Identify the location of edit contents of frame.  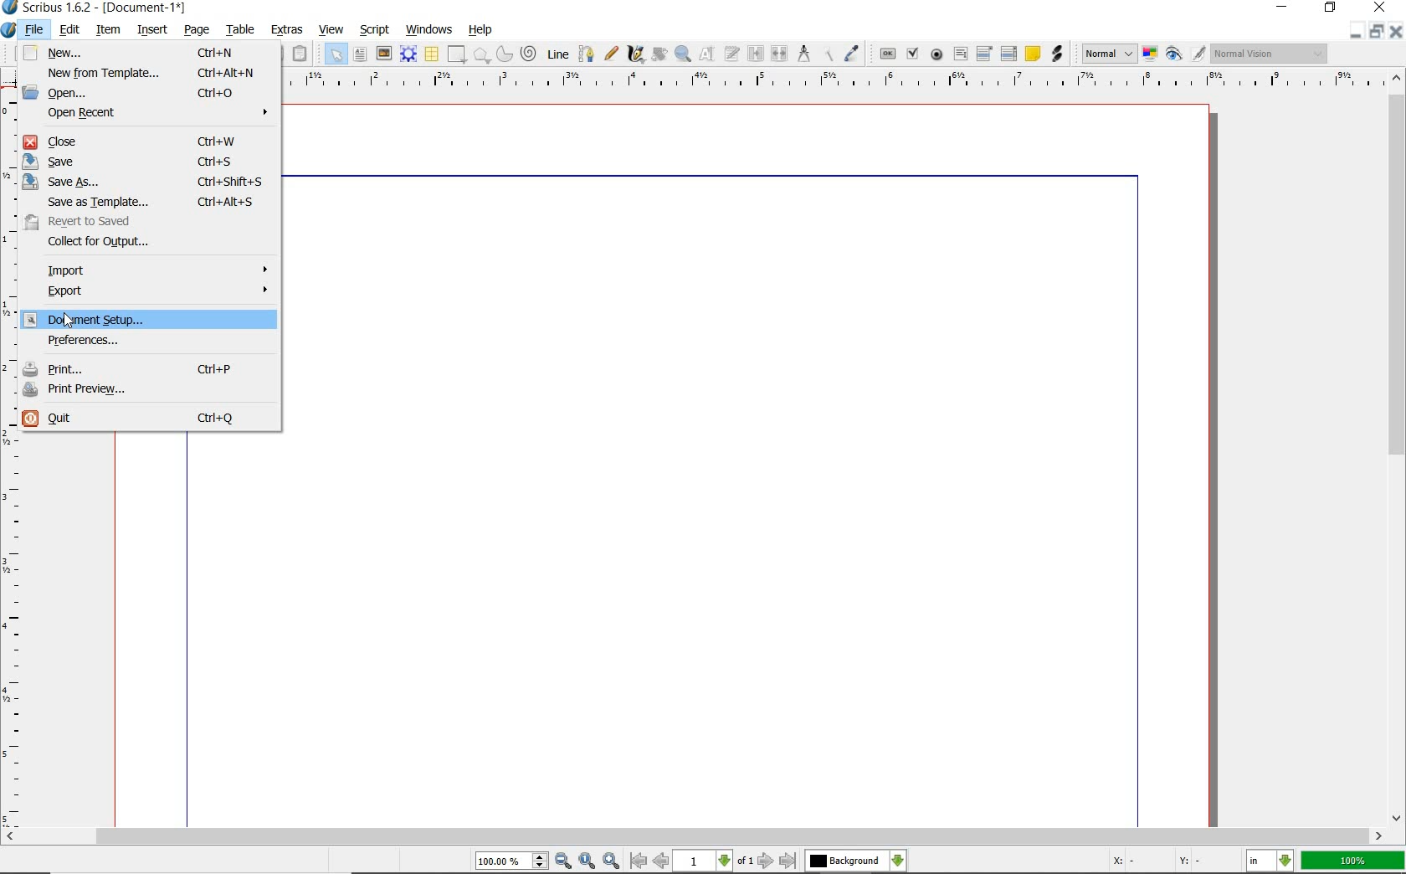
(709, 55).